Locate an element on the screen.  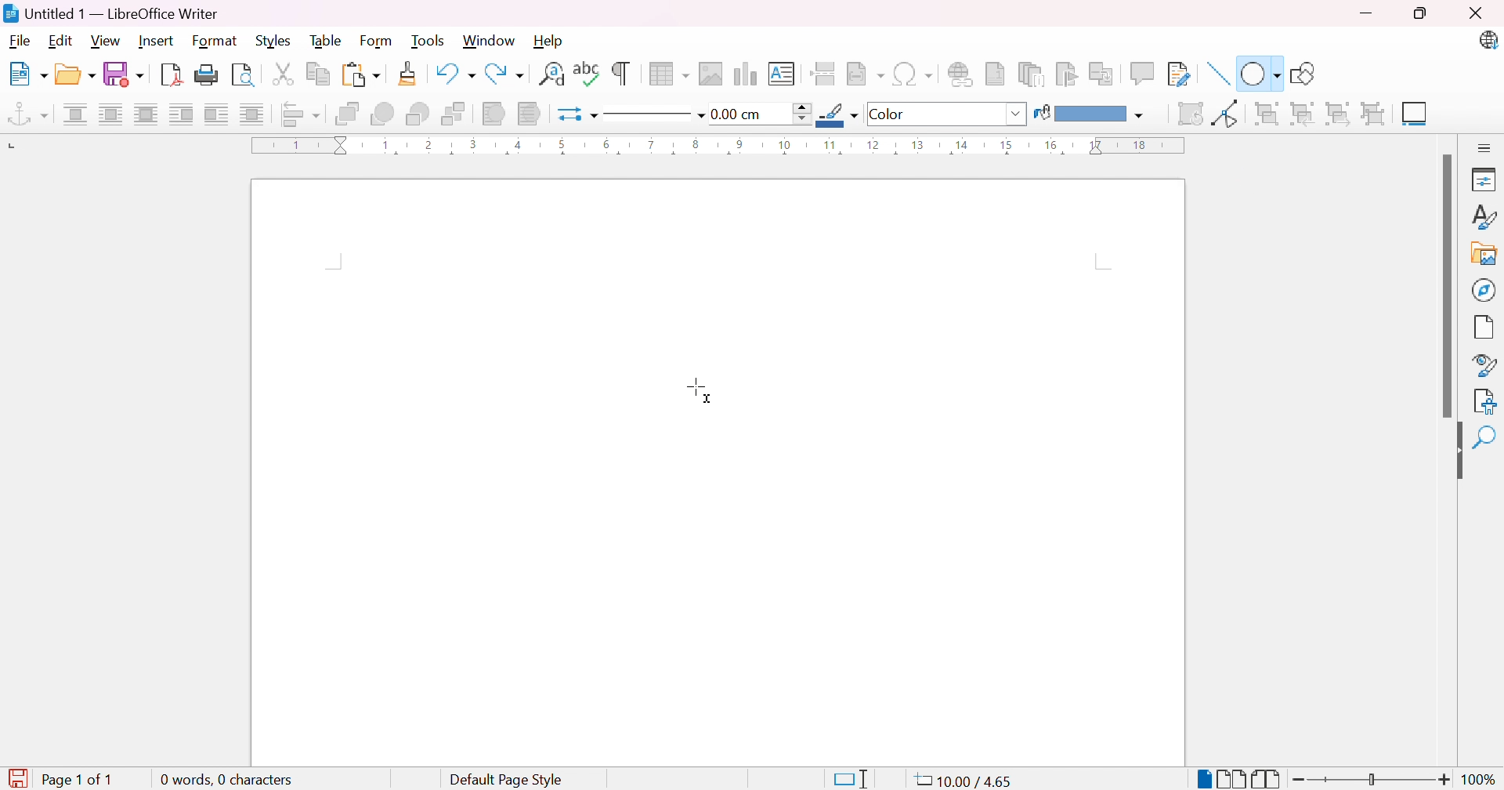
Line color is located at coordinates (837, 114).